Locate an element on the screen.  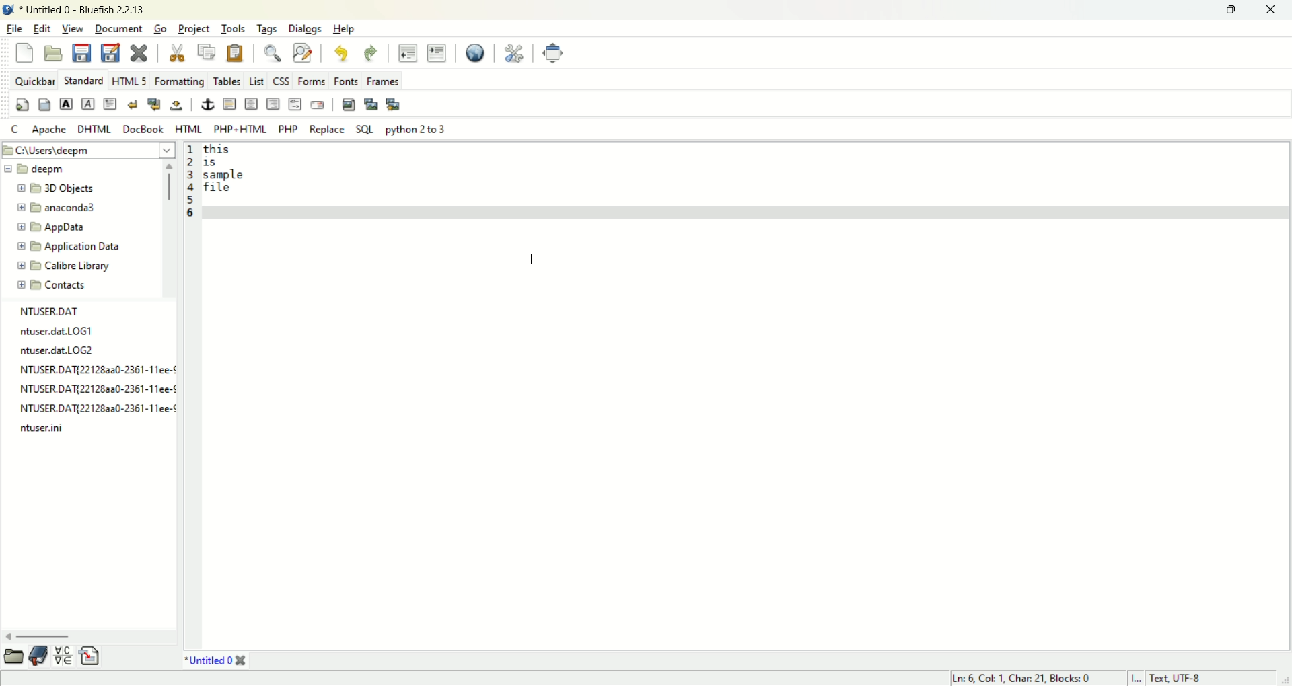
tags is located at coordinates (267, 30).